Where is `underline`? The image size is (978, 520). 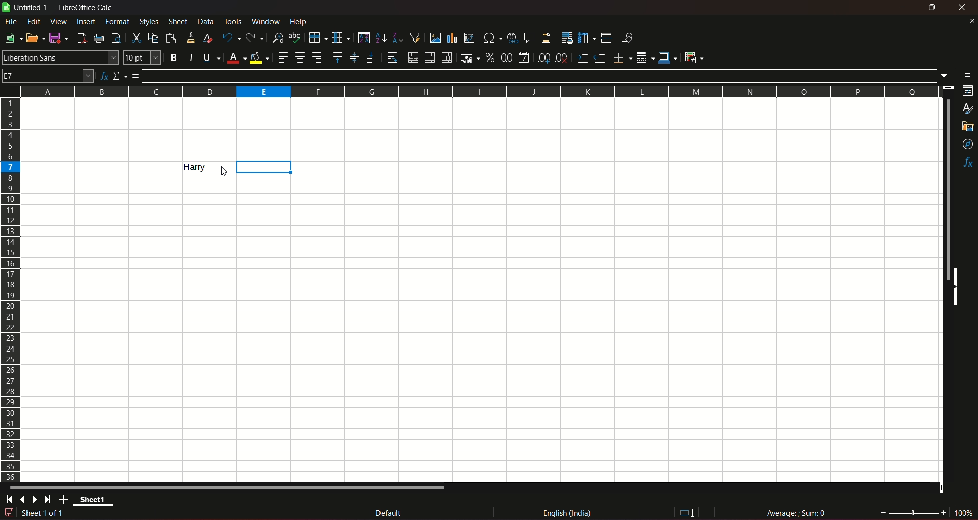
underline is located at coordinates (211, 57).